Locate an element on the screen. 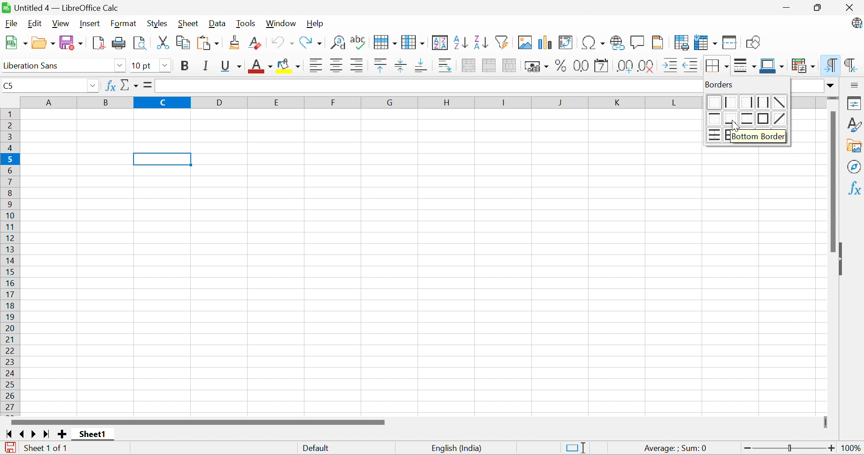 This screenshot has height=455, width=864. Untitled 4 - LibreOffice Calc is located at coordinates (60, 7).